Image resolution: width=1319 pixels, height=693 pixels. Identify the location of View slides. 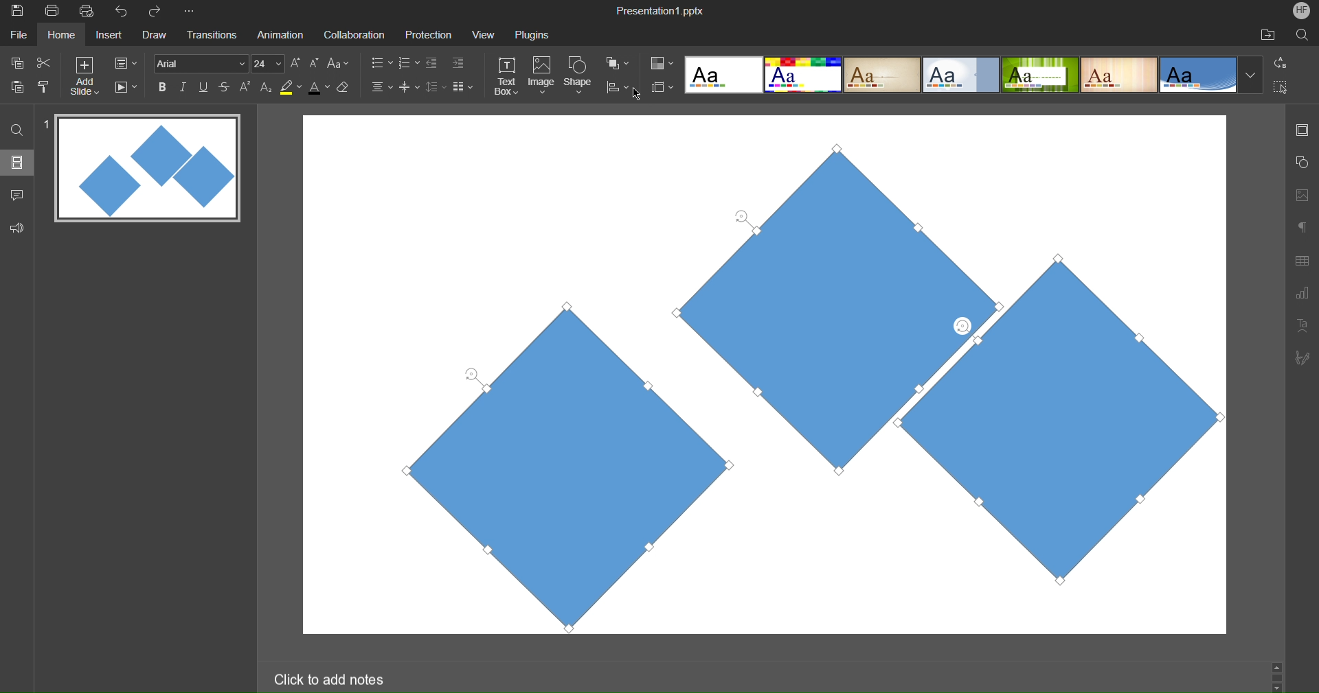
(16, 161).